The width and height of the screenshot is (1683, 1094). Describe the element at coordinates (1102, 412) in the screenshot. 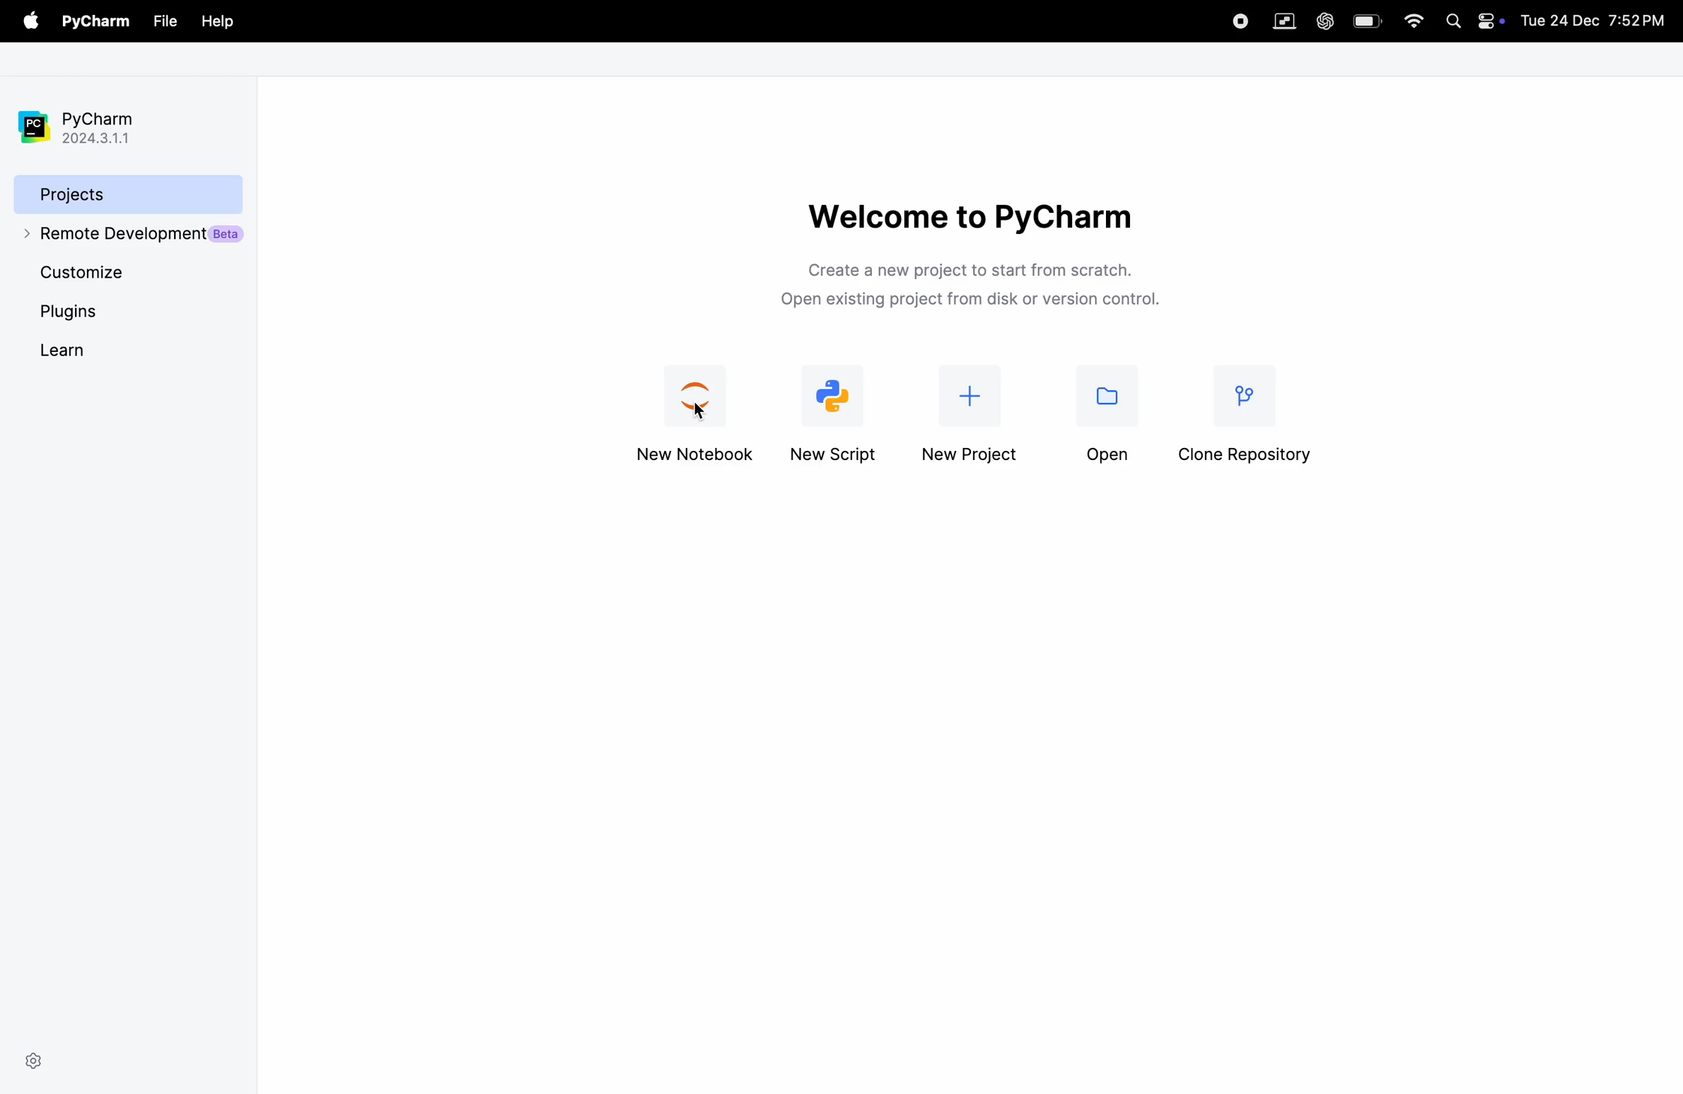

I see `open` at that location.